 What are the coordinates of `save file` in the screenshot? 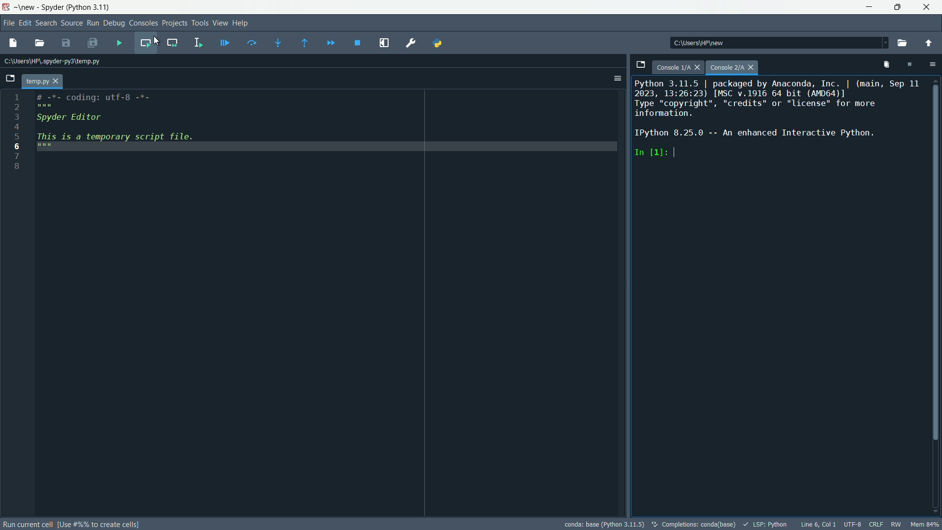 It's located at (67, 43).